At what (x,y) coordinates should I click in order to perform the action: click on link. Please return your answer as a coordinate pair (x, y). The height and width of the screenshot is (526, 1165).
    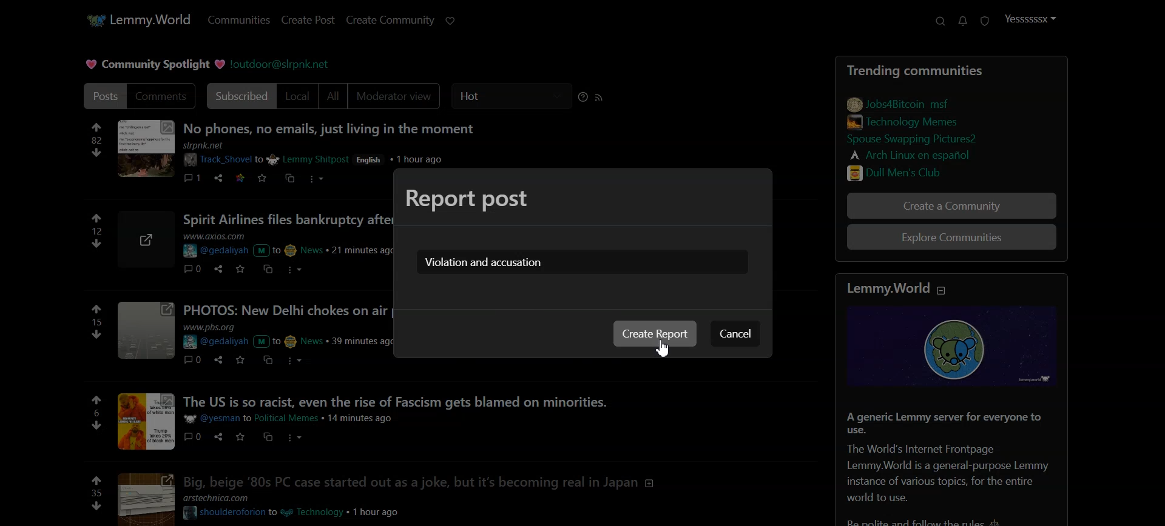
    Looking at the image, I should click on (927, 140).